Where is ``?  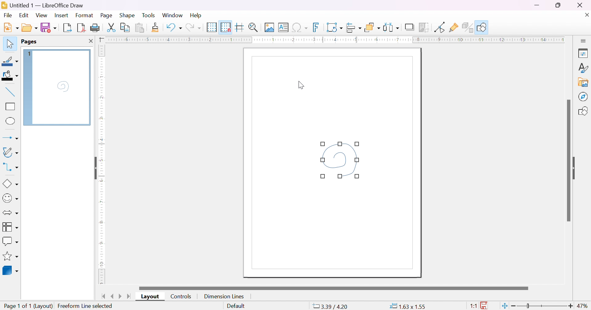
 is located at coordinates (8, 15).